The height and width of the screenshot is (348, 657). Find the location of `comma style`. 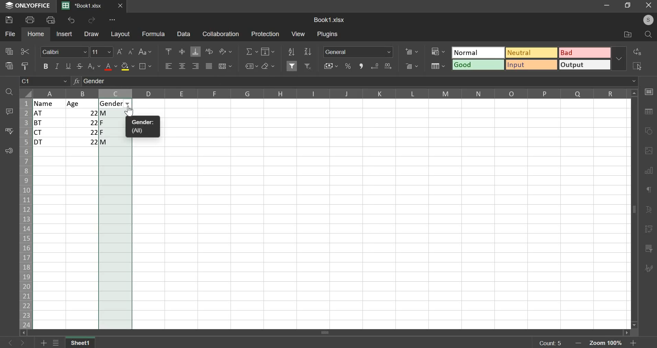

comma style is located at coordinates (361, 66).